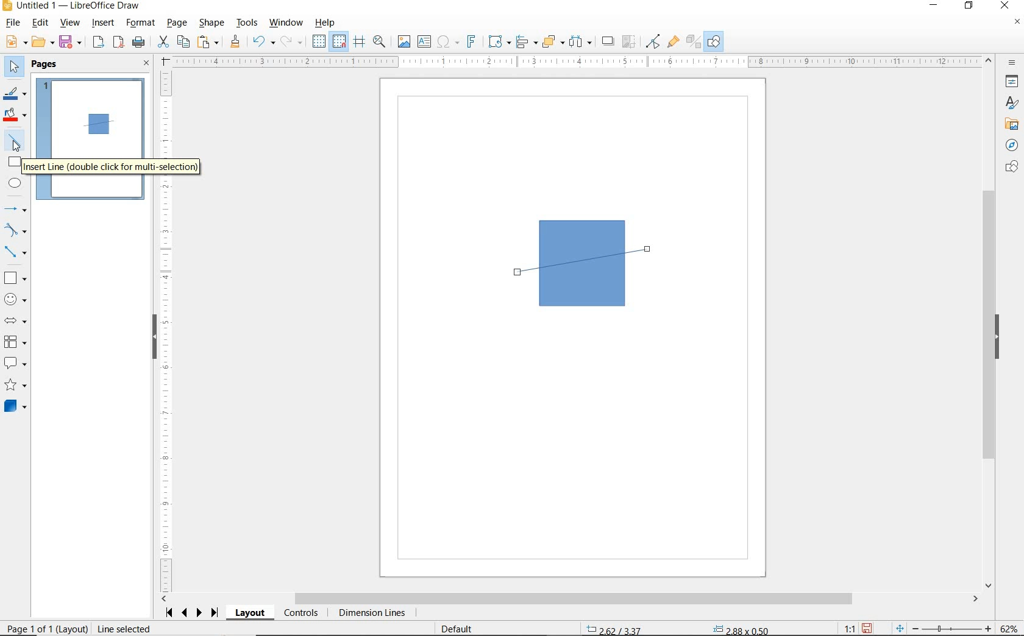  Describe the element at coordinates (46, 65) in the screenshot. I see `PAGES` at that location.